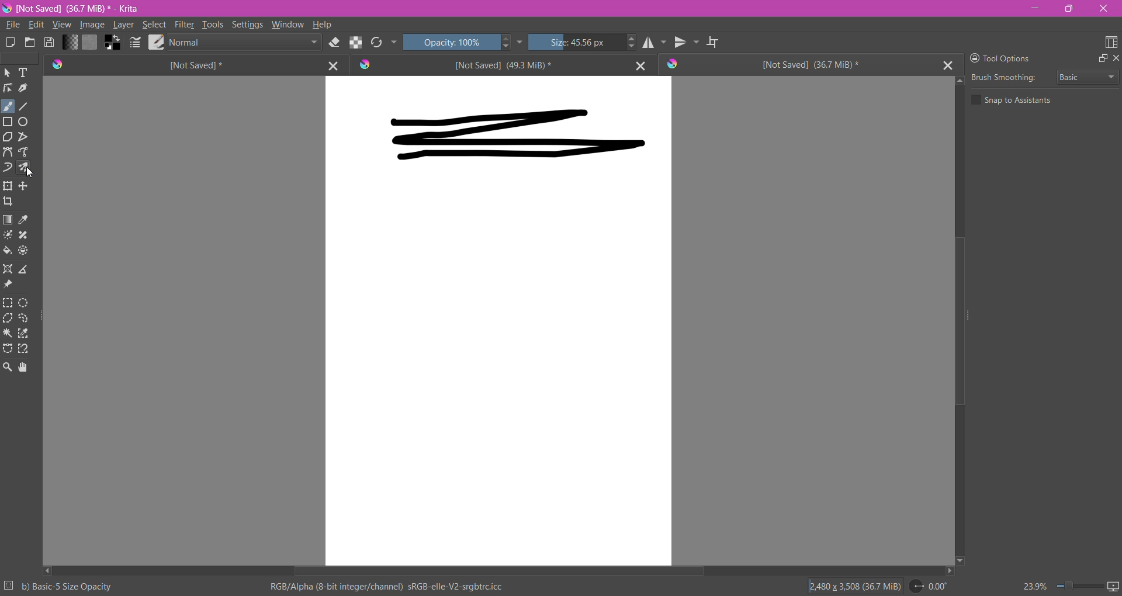  What do you see at coordinates (333, 43) in the screenshot?
I see `Set Eraser Mode` at bounding box center [333, 43].